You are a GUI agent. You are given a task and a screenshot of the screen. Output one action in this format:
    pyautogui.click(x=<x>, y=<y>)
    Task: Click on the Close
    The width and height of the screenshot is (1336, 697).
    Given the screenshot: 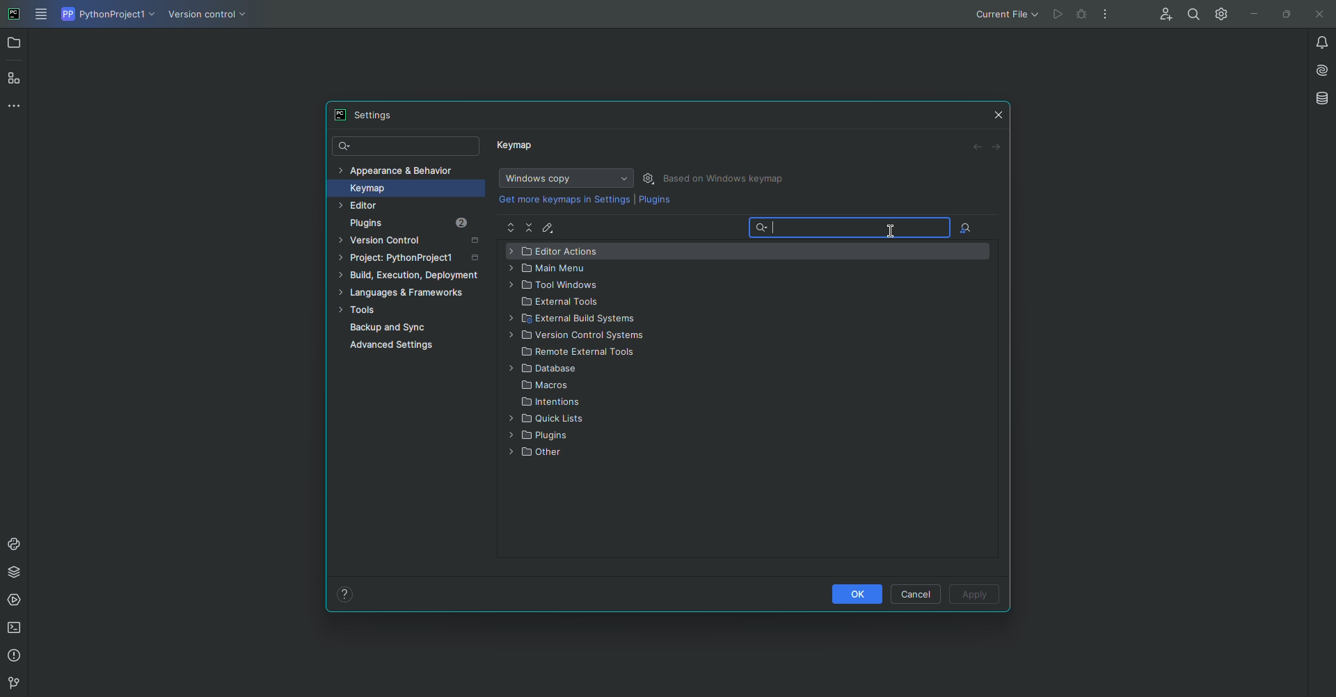 What is the action you would take?
    pyautogui.click(x=999, y=112)
    